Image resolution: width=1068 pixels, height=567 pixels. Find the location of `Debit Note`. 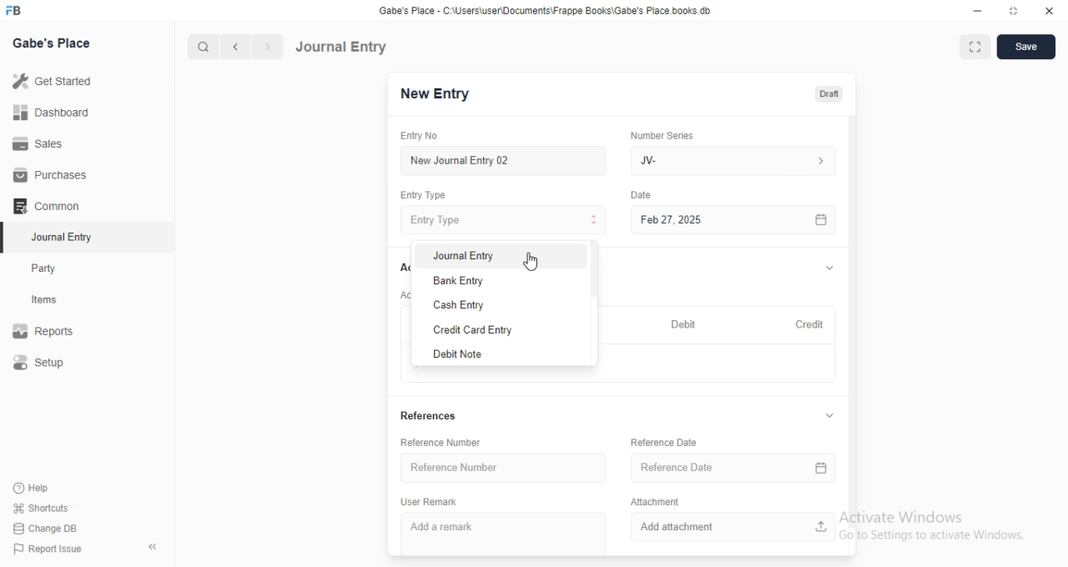

Debit Note is located at coordinates (460, 354).